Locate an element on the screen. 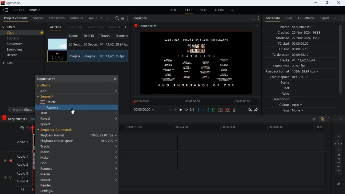 This screenshot has height=194, width=345. make is located at coordinates (78, 157).